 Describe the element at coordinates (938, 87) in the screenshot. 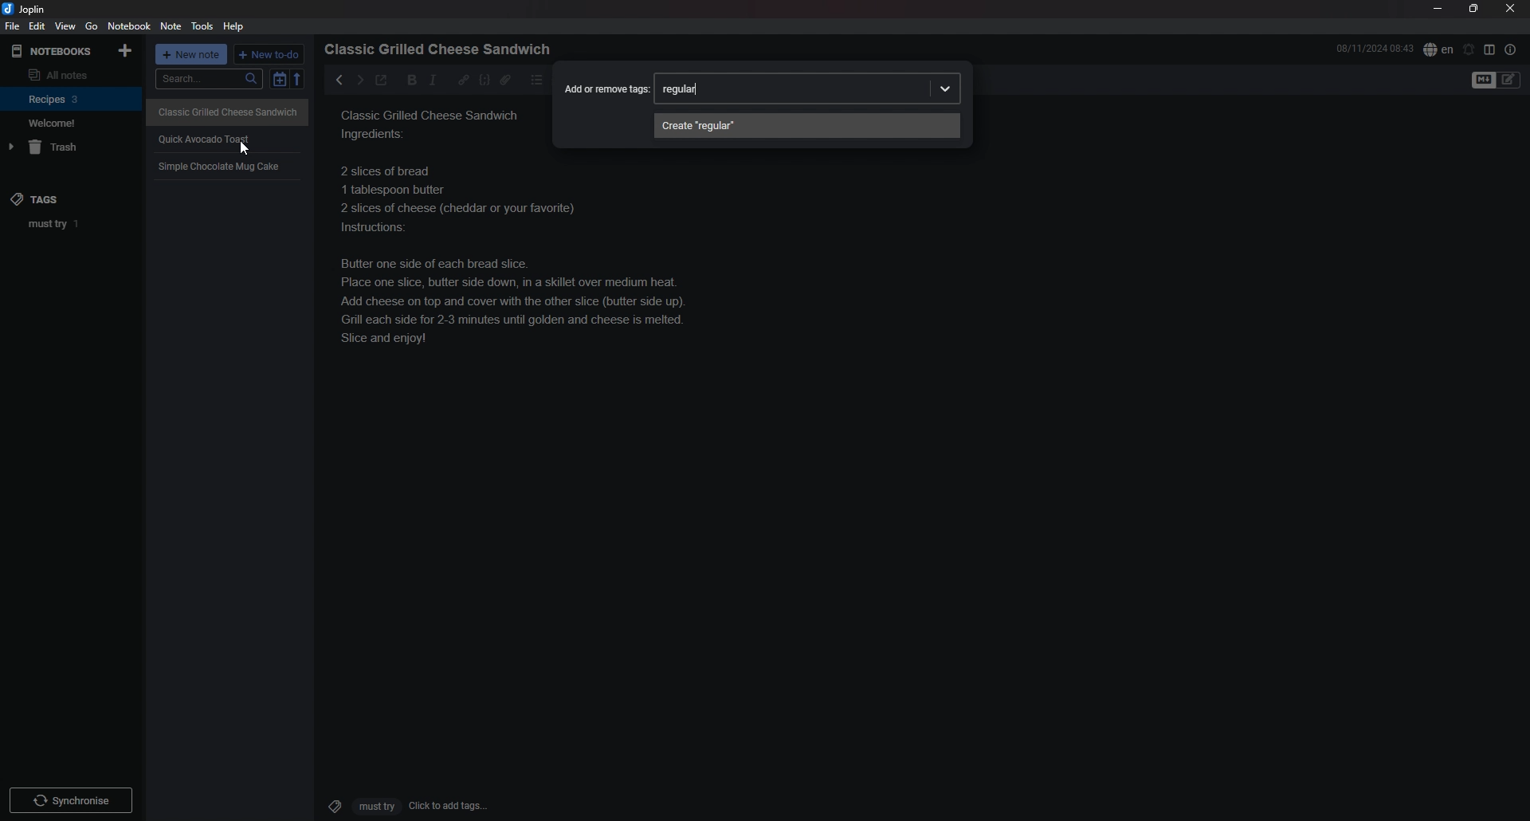

I see `more` at that location.